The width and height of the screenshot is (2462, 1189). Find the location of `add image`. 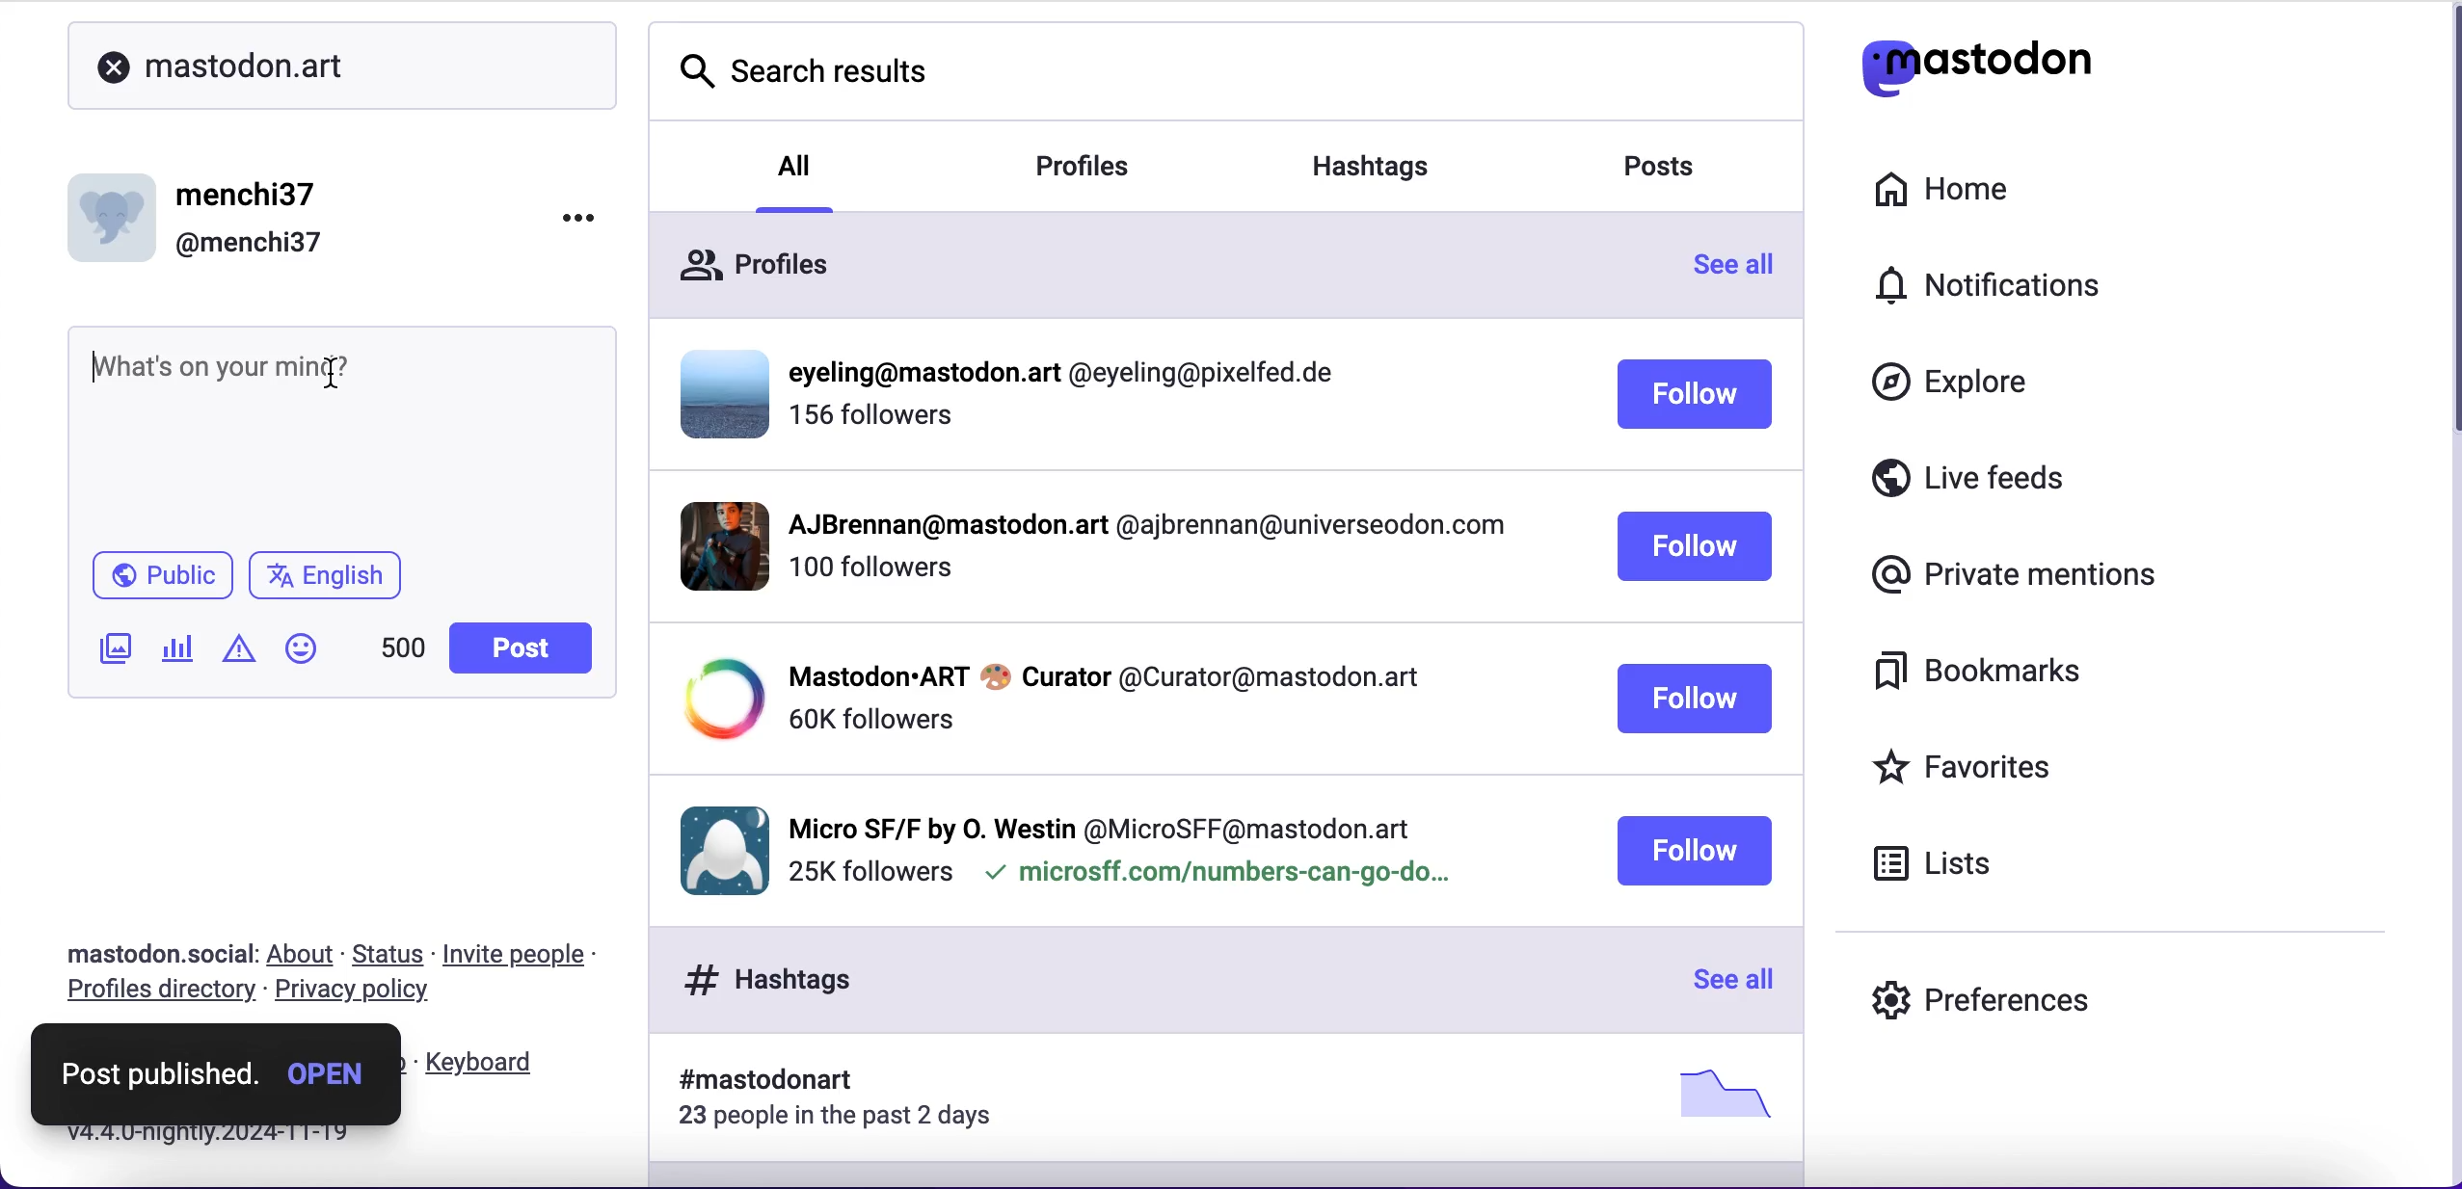

add image is located at coordinates (111, 649).